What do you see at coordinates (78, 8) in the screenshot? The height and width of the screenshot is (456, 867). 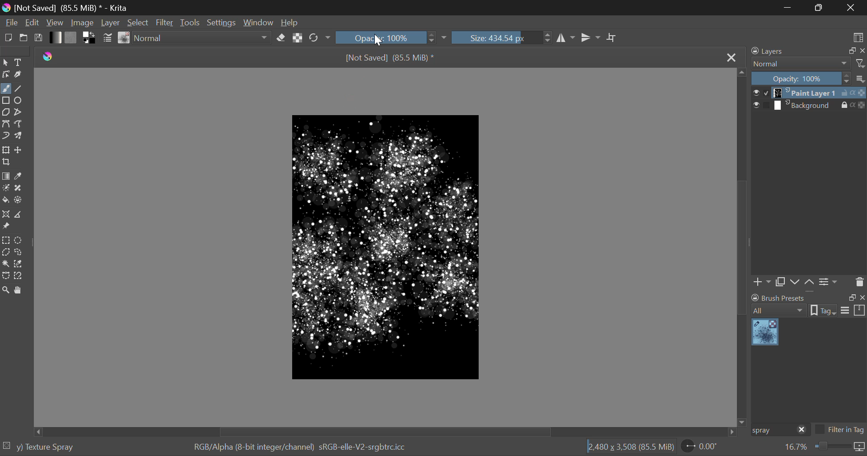 I see `[Not Saved] (69.2 MiB) * - Krita` at bounding box center [78, 8].